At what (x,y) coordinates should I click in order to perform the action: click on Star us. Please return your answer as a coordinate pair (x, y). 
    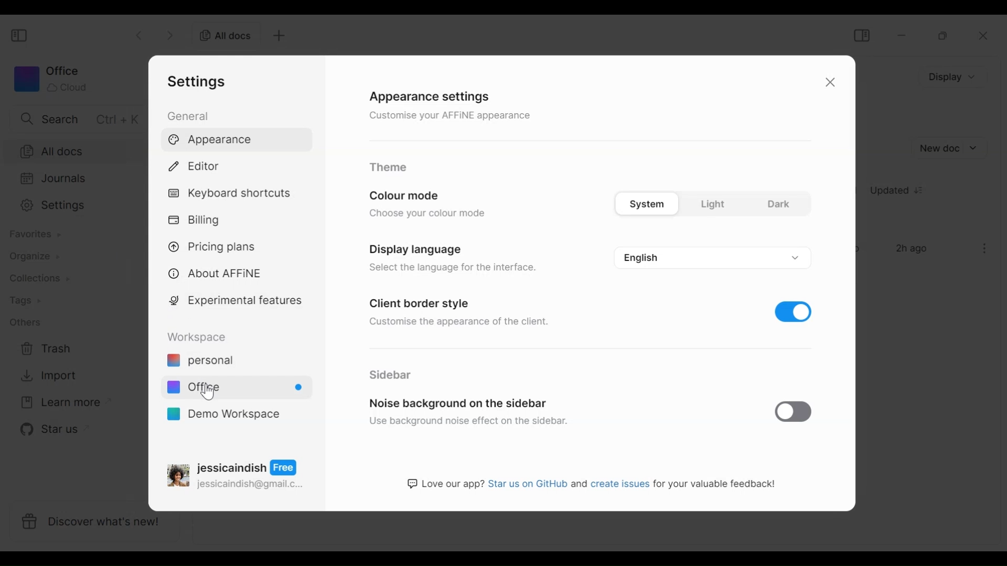
    Looking at the image, I should click on (48, 429).